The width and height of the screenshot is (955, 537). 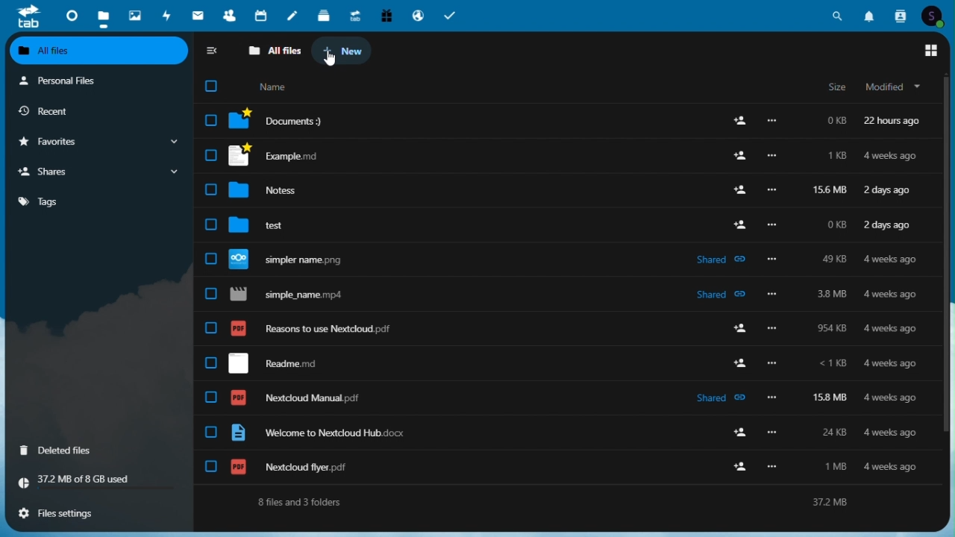 What do you see at coordinates (933, 15) in the screenshot?
I see `Account icon` at bounding box center [933, 15].